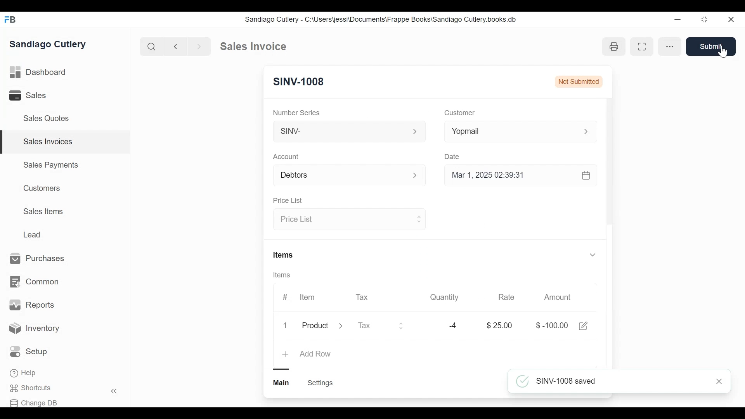 The image size is (745, 419). What do you see at coordinates (12, 20) in the screenshot?
I see `FB` at bounding box center [12, 20].